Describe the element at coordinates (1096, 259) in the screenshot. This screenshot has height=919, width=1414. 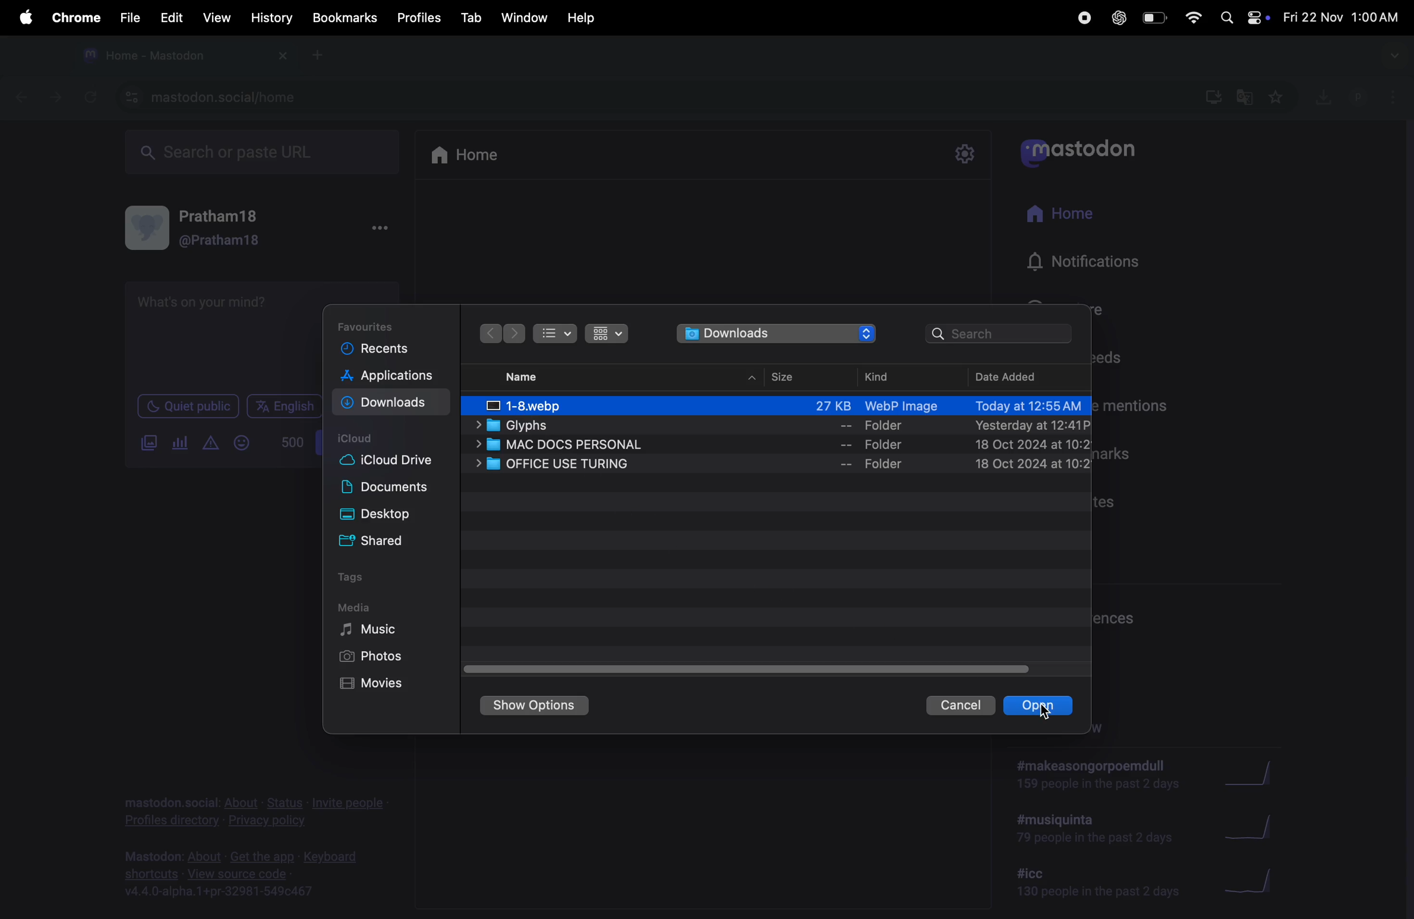
I see `notifications` at that location.